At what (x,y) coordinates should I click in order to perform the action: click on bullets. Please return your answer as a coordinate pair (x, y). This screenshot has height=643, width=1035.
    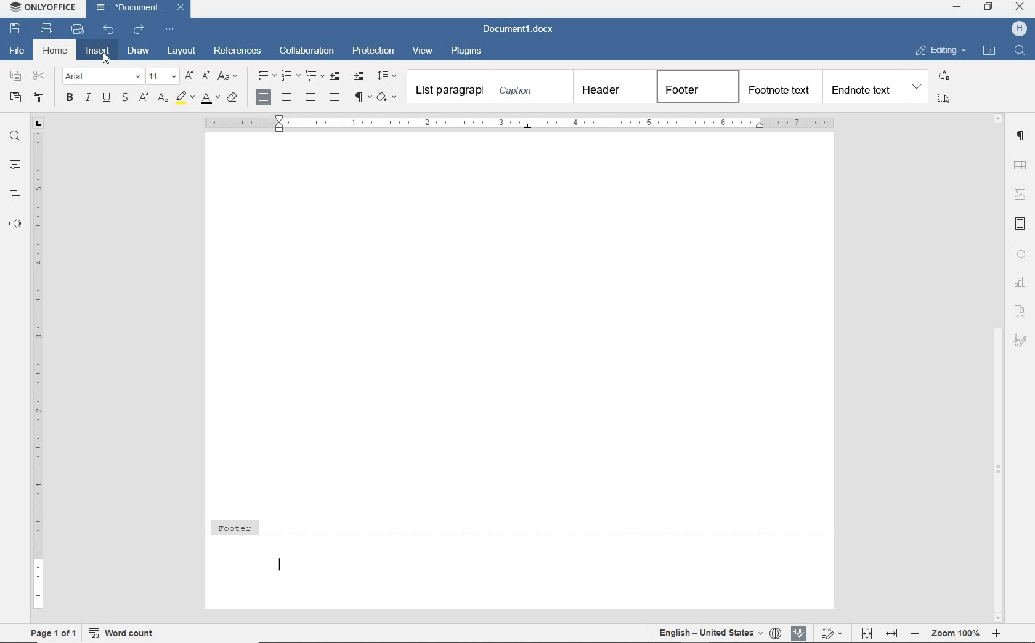
    Looking at the image, I should click on (265, 75).